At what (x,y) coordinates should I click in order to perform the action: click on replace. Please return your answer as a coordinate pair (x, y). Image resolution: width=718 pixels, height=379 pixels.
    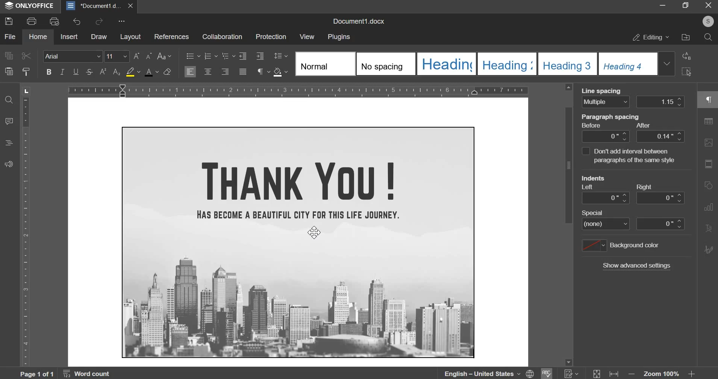
    Looking at the image, I should click on (687, 56).